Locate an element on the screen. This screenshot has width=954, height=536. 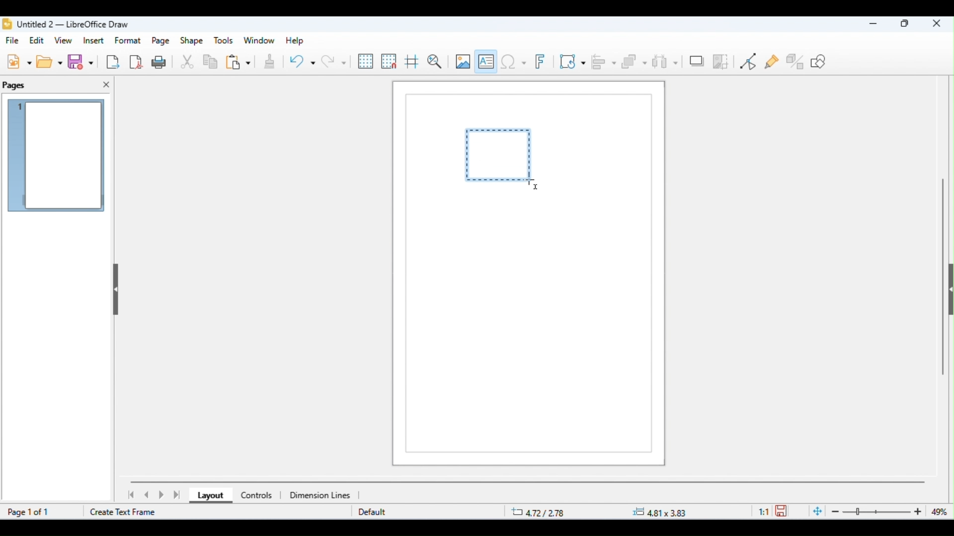
horizontal scroll bar is located at coordinates (528, 481).